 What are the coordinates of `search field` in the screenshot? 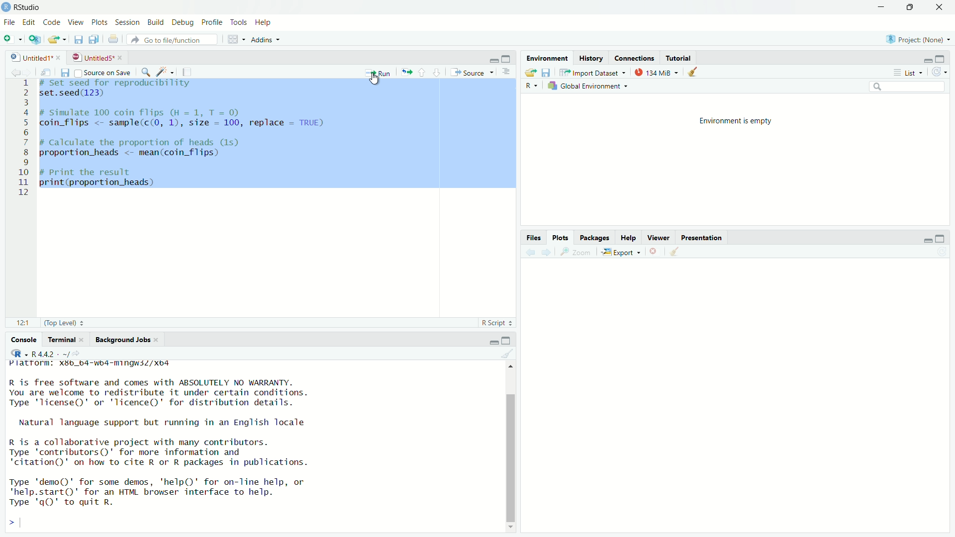 It's located at (908, 86).